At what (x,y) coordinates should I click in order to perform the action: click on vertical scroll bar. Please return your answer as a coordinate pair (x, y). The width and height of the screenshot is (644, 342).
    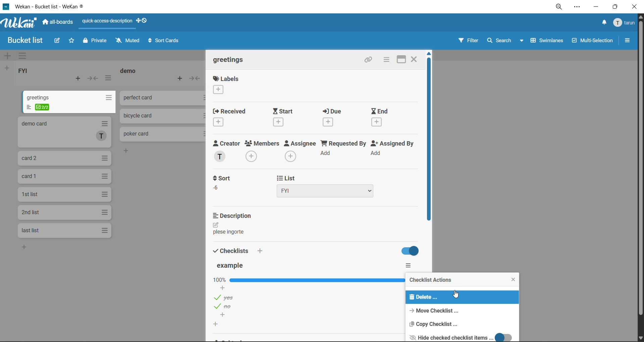
    Looking at the image, I should click on (429, 140).